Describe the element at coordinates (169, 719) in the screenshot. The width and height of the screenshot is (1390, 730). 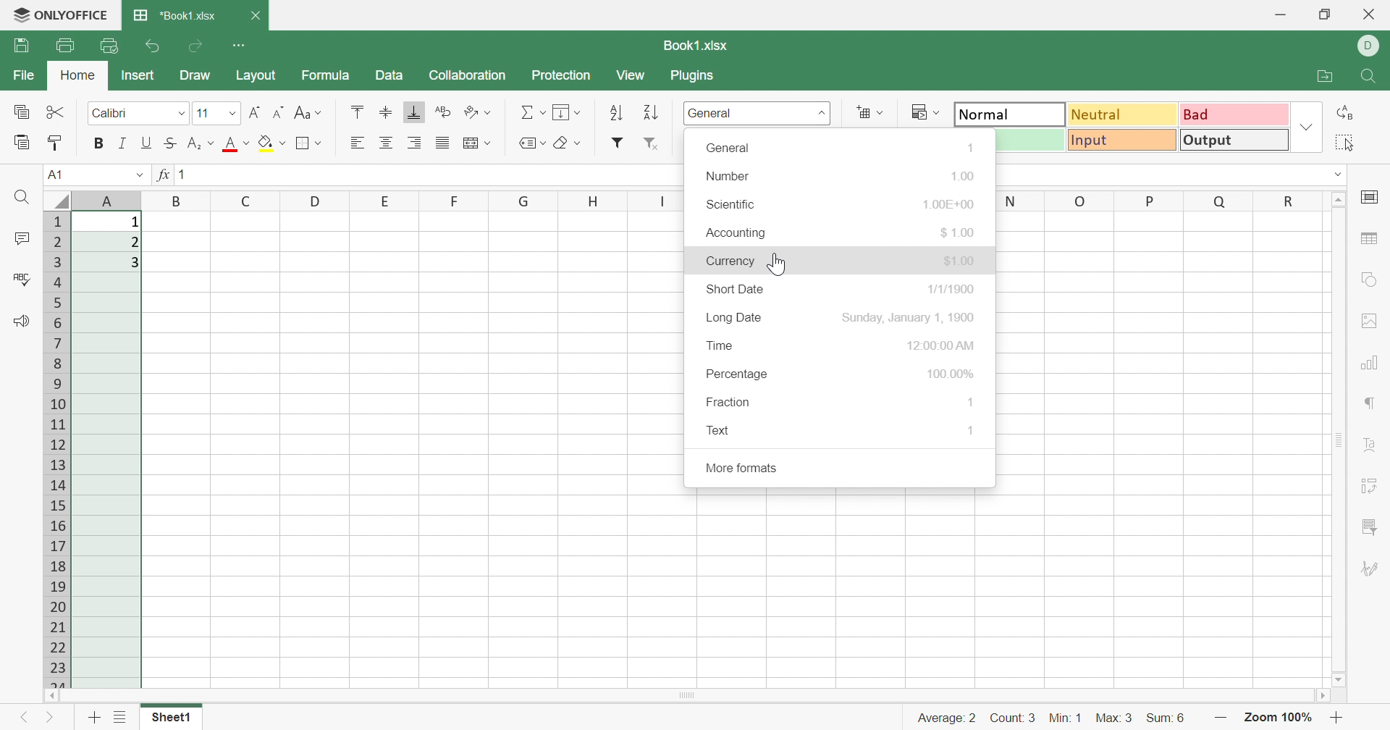
I see `Sheet1` at that location.